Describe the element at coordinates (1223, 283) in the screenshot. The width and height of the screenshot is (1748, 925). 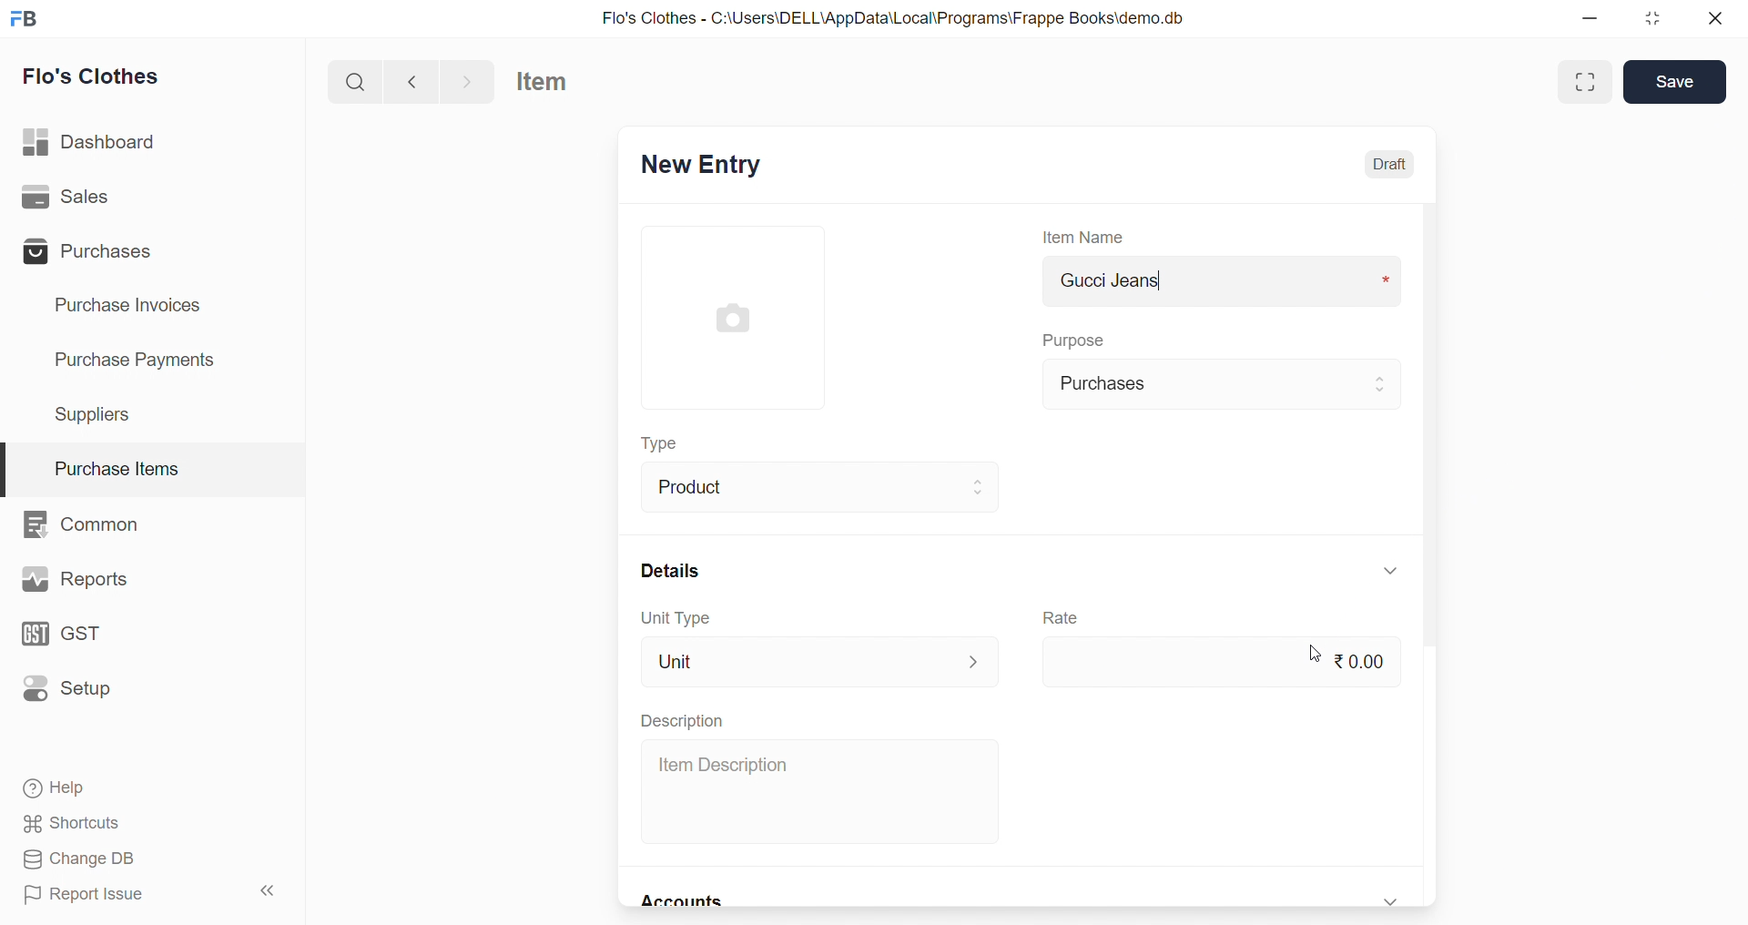
I see `Gucci Jeans` at that location.